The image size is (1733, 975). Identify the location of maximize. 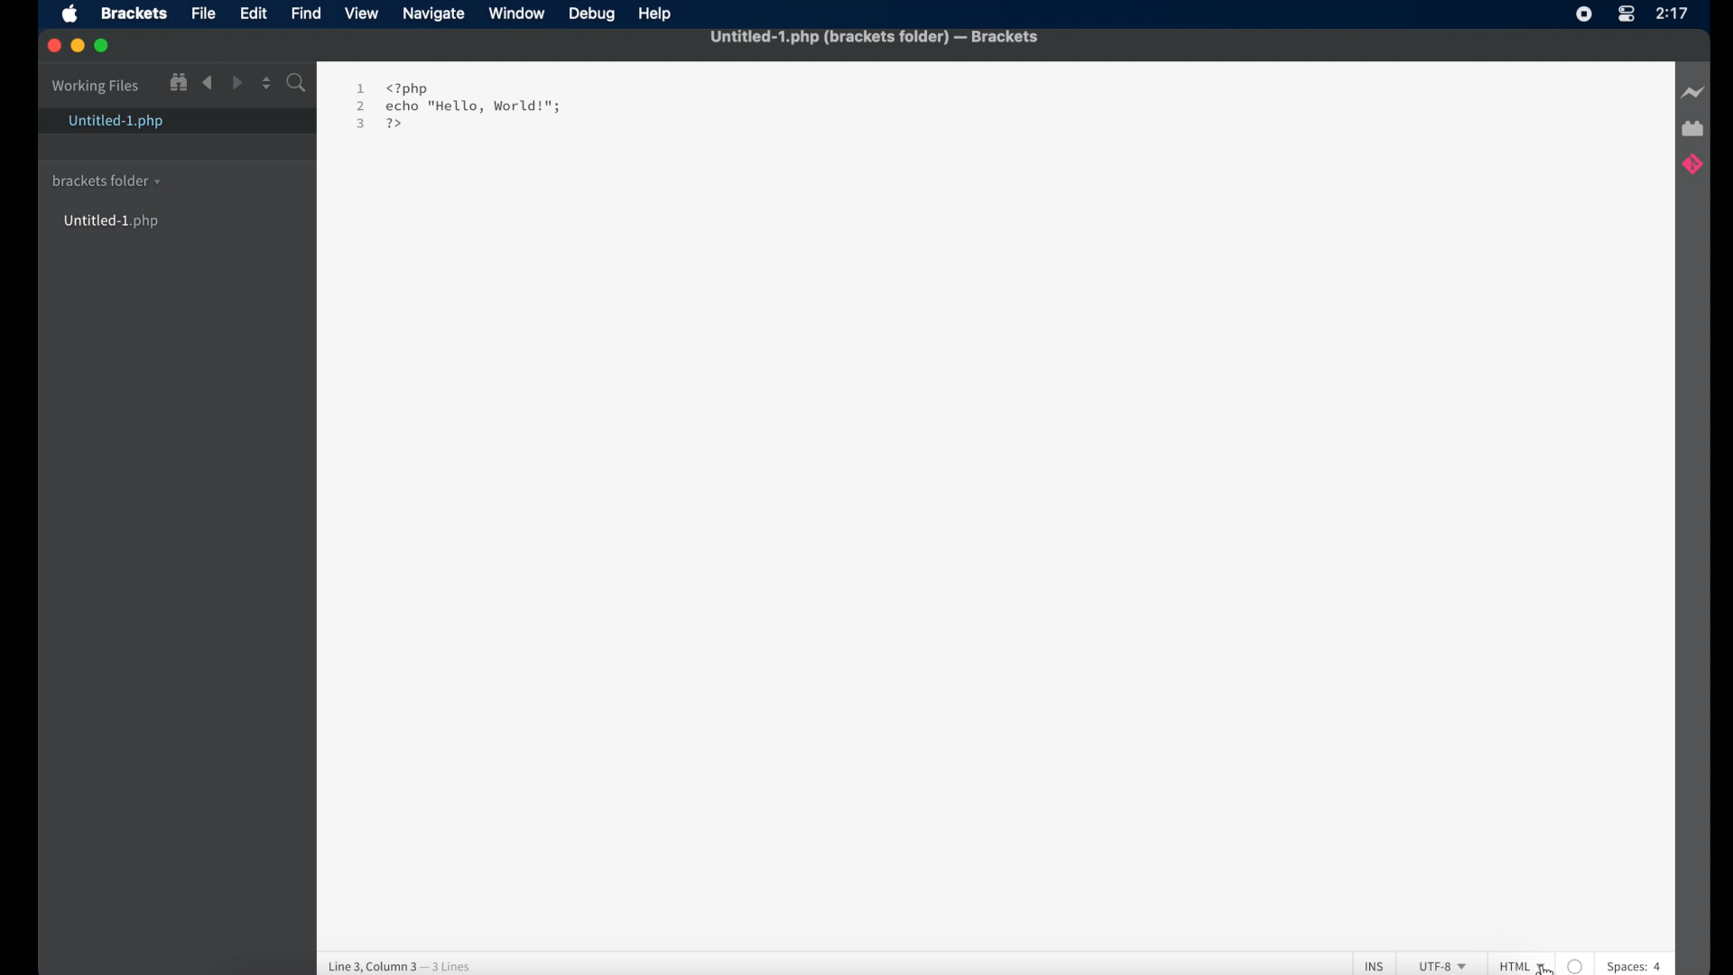
(104, 45).